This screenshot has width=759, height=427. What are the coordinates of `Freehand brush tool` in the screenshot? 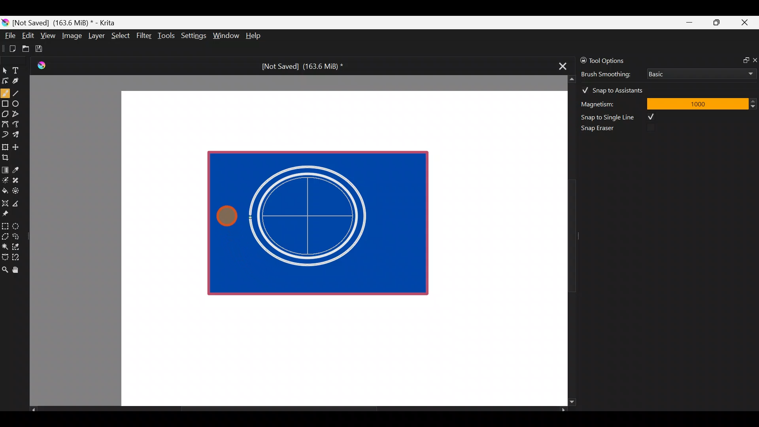 It's located at (5, 90).